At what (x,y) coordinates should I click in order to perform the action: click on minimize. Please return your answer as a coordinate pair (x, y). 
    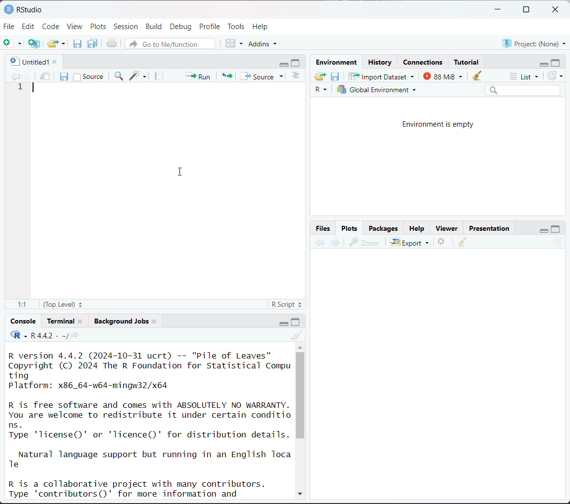
    Looking at the image, I should click on (542, 63).